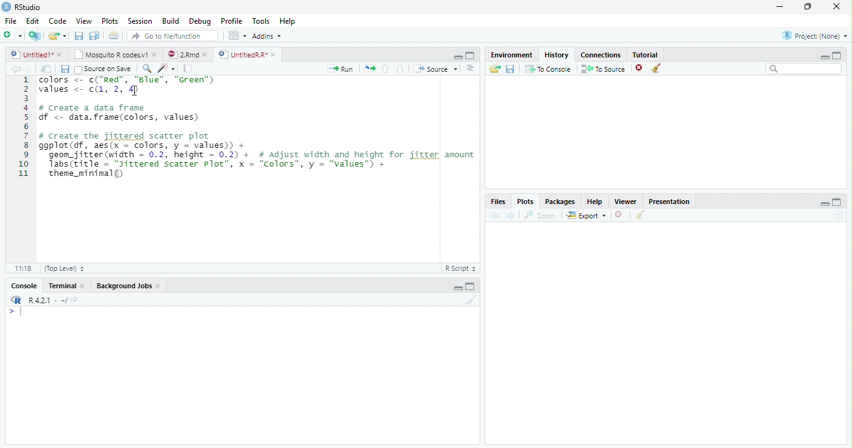 The image size is (852, 448). I want to click on close, so click(59, 55).